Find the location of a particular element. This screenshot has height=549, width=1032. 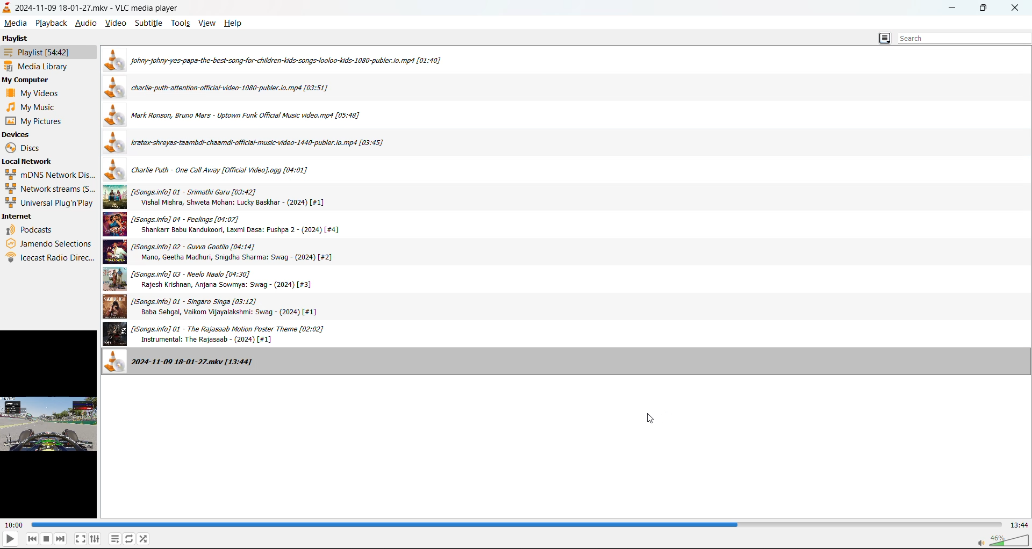

my computer is located at coordinates (25, 80).